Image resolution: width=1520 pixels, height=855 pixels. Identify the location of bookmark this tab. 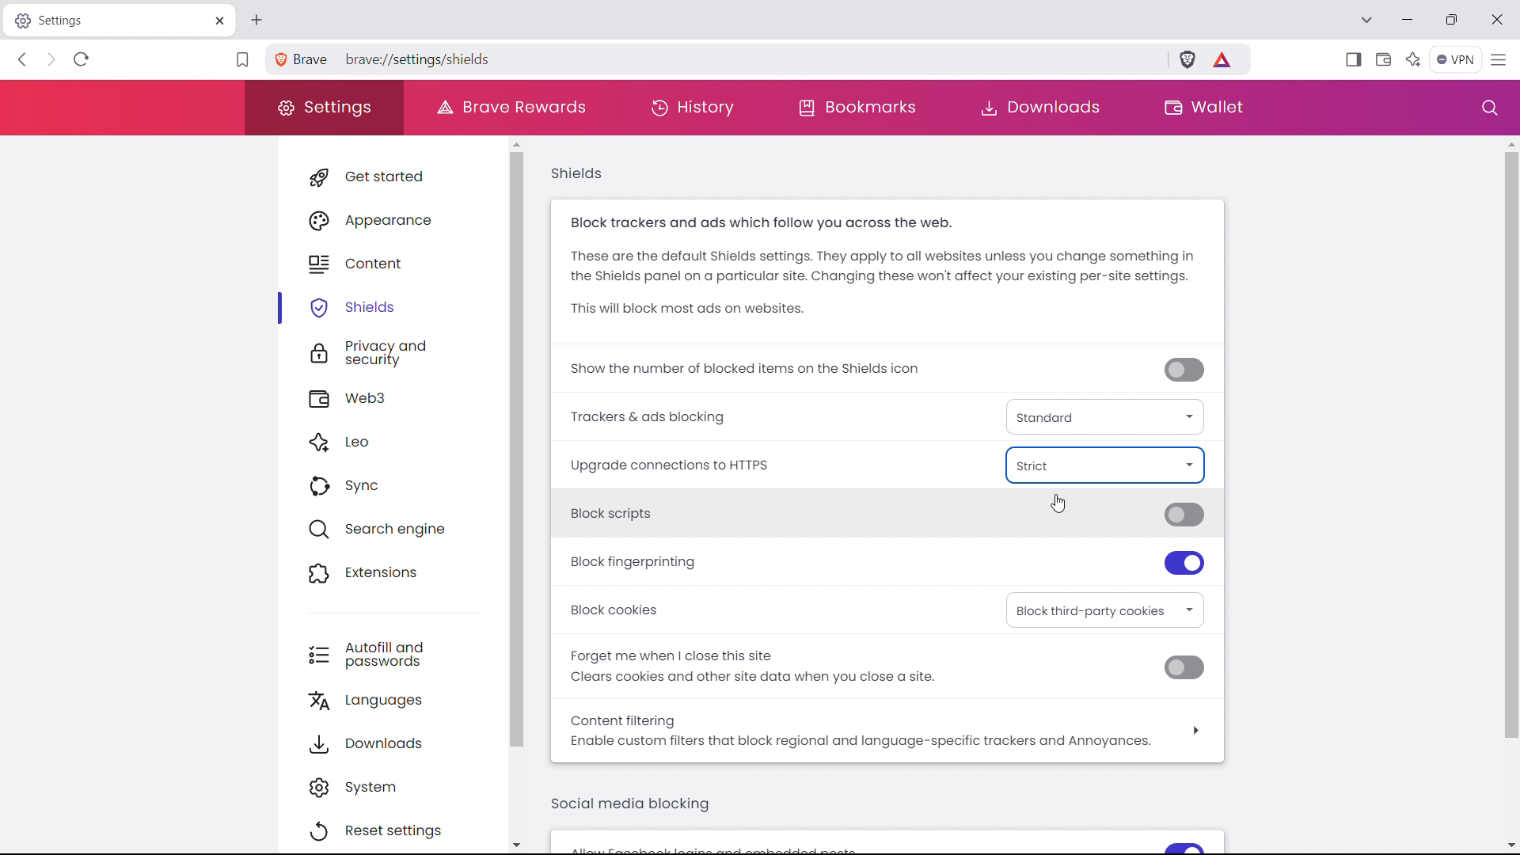
(242, 60).